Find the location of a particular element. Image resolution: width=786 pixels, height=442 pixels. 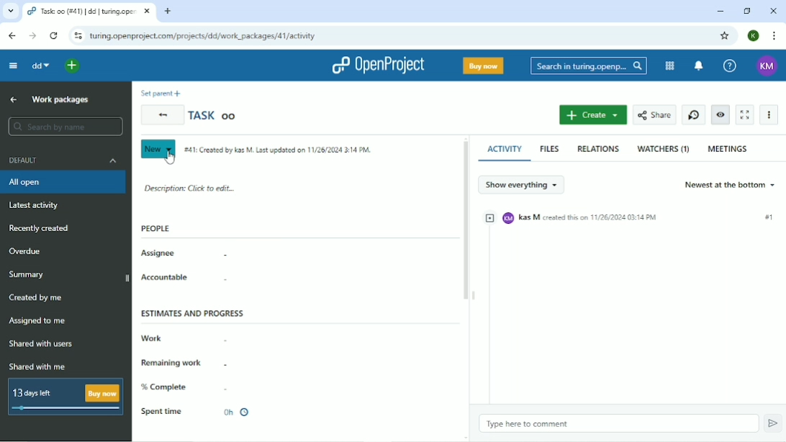

Work packages is located at coordinates (60, 100).